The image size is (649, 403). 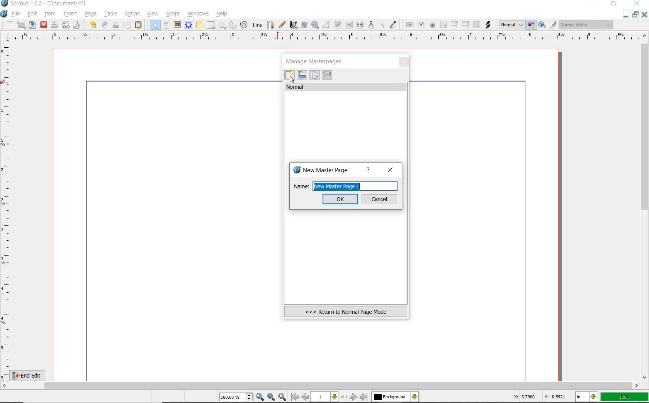 What do you see at coordinates (488, 24) in the screenshot?
I see `link annotation` at bounding box center [488, 24].